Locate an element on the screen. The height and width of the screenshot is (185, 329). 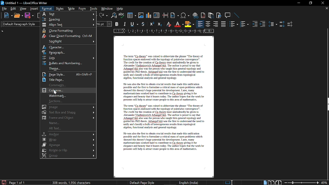
Increase indent is located at coordinates (255, 24).